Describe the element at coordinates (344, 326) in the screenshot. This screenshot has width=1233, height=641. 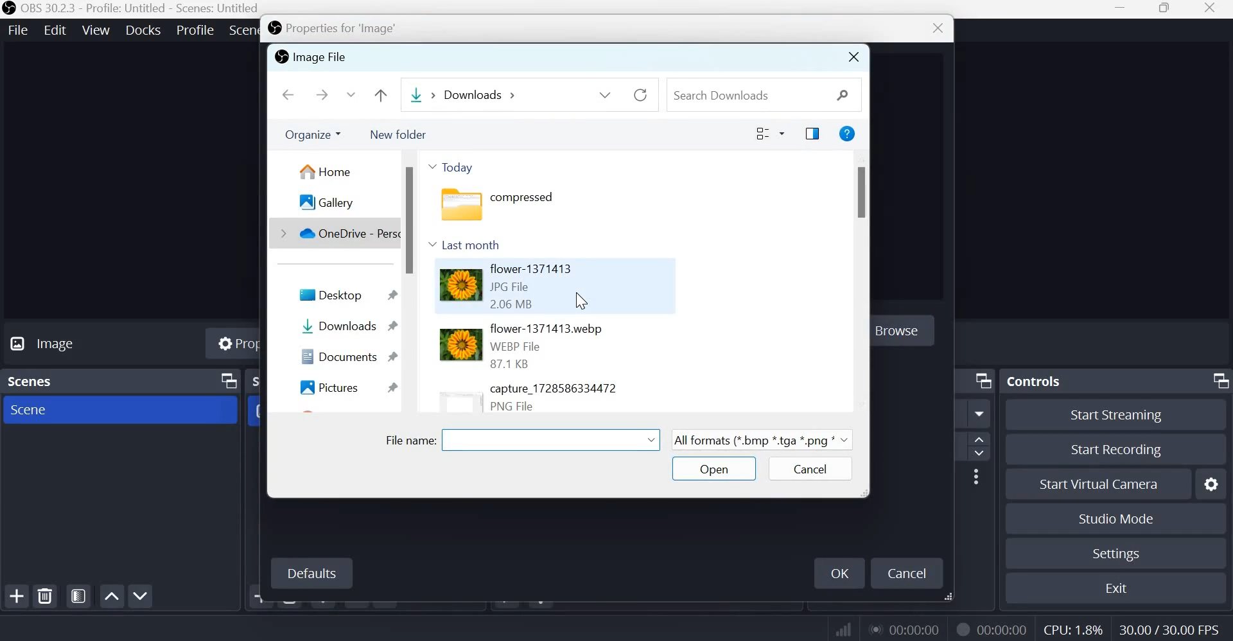
I see `Downloads` at that location.